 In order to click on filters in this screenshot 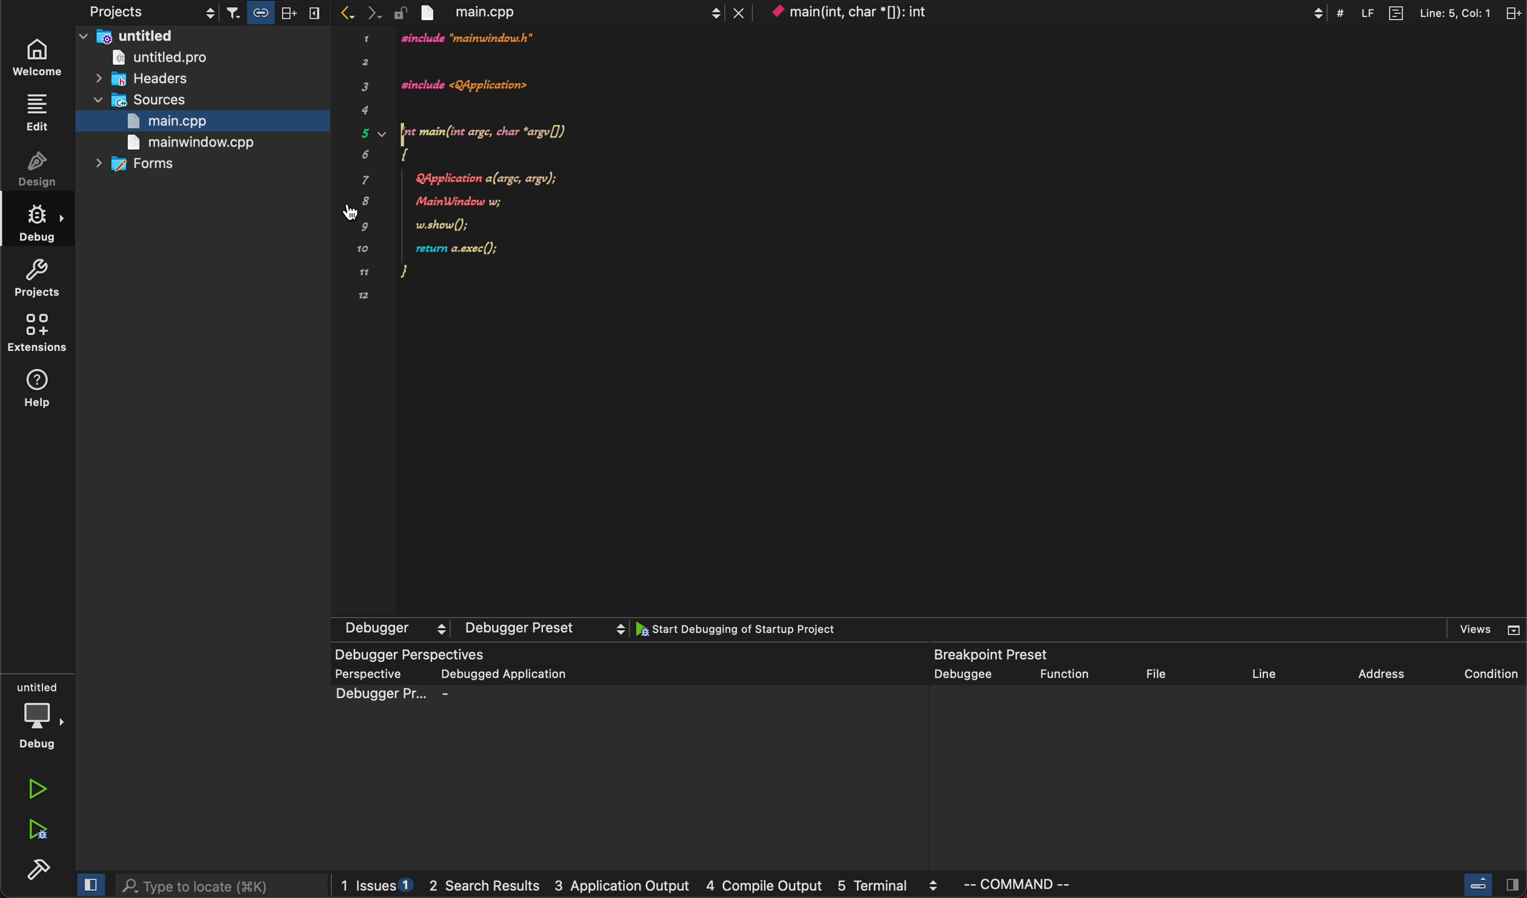, I will do `click(272, 13)`.